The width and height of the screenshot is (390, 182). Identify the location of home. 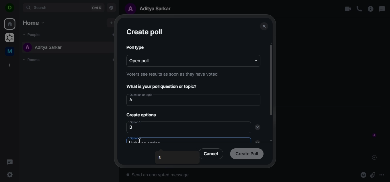
(33, 23).